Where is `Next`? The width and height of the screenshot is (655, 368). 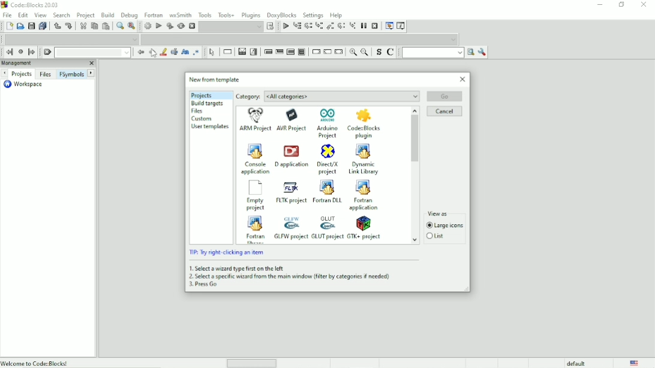 Next is located at coordinates (91, 73).